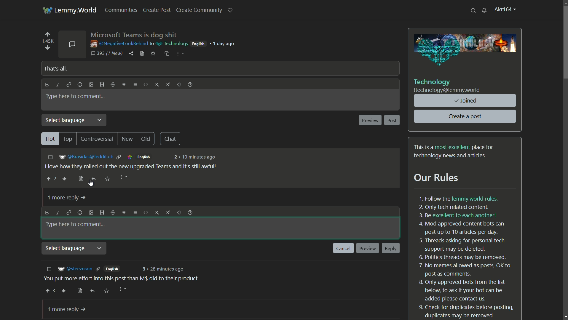 The height and width of the screenshot is (320, 568). Describe the element at coordinates (190, 85) in the screenshot. I see `formatting help` at that location.